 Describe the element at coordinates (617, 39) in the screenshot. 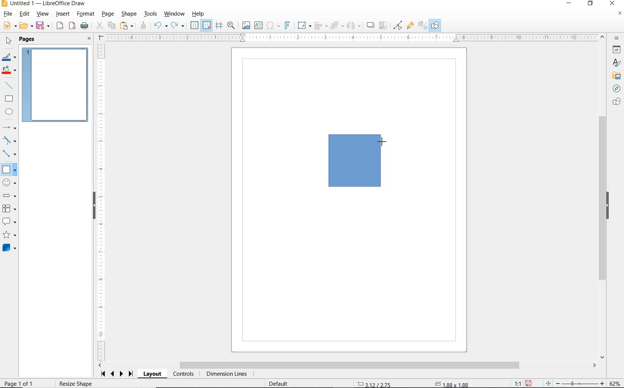

I see `SIDEBAR SETTINGS` at that location.